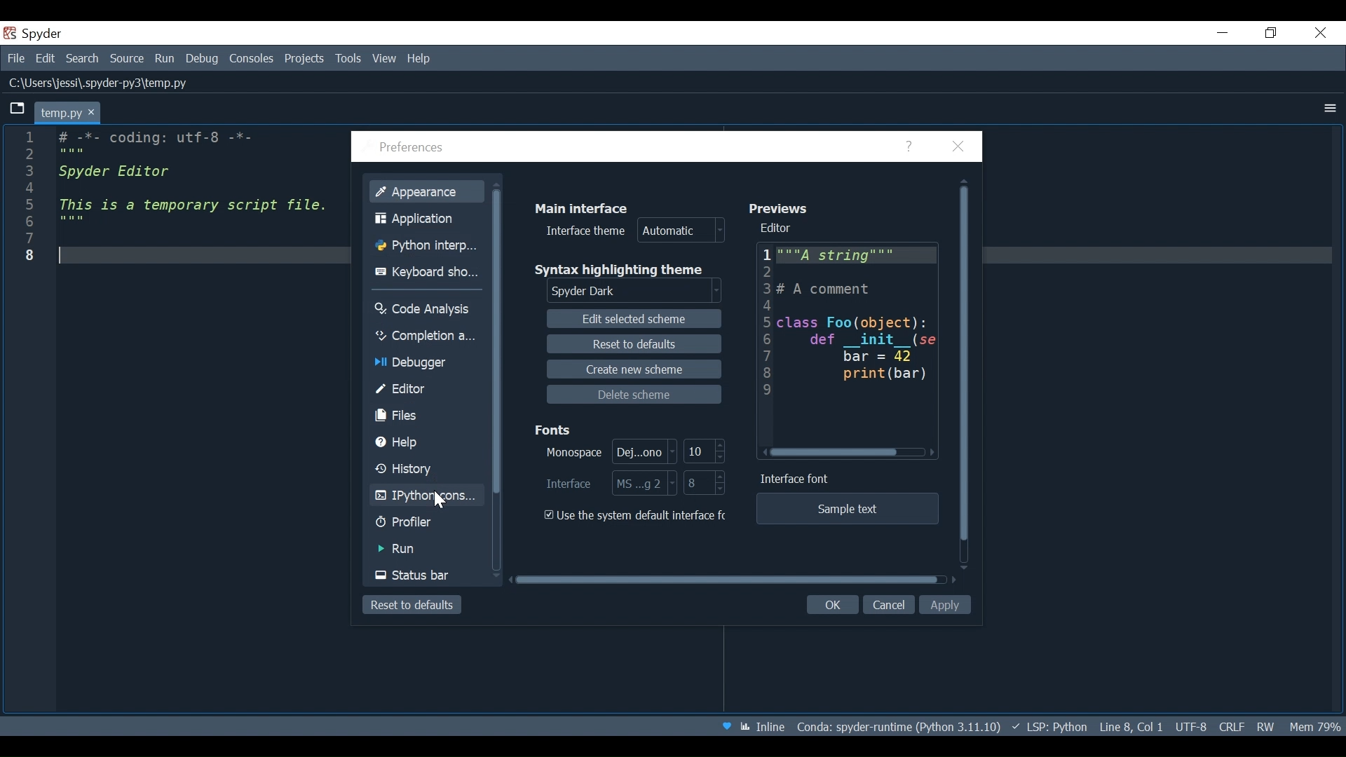 The height and width of the screenshot is (757, 1346). Describe the element at coordinates (426, 58) in the screenshot. I see `Help` at that location.